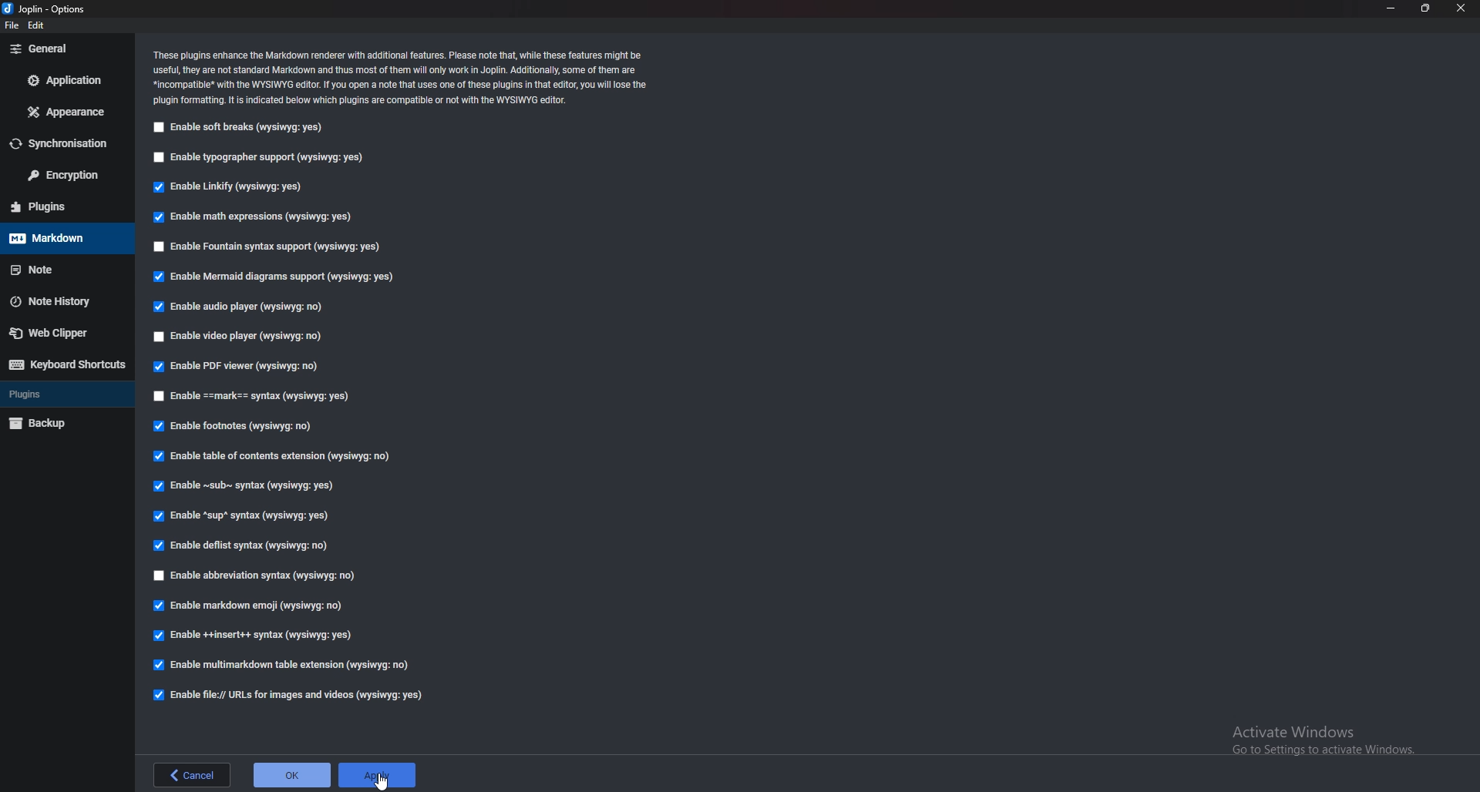  What do you see at coordinates (239, 307) in the screenshot?
I see `Enable audio player` at bounding box center [239, 307].